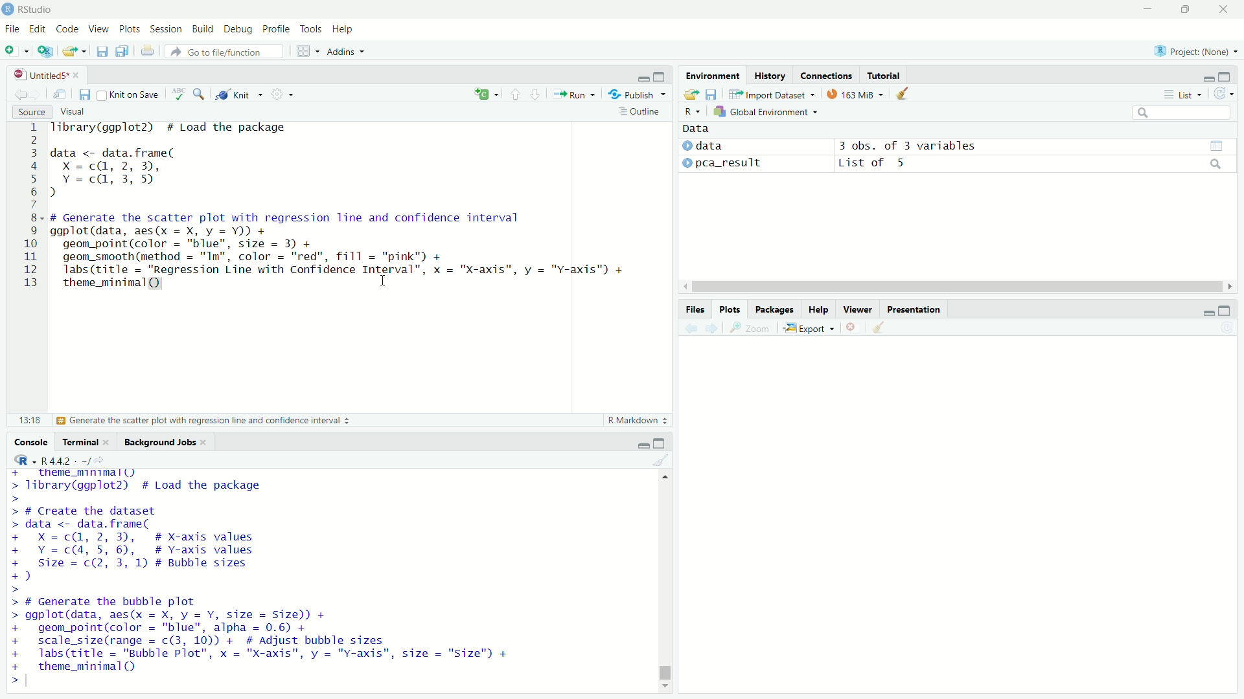 The image size is (1244, 699). What do you see at coordinates (147, 50) in the screenshot?
I see `Print the current file` at bounding box center [147, 50].